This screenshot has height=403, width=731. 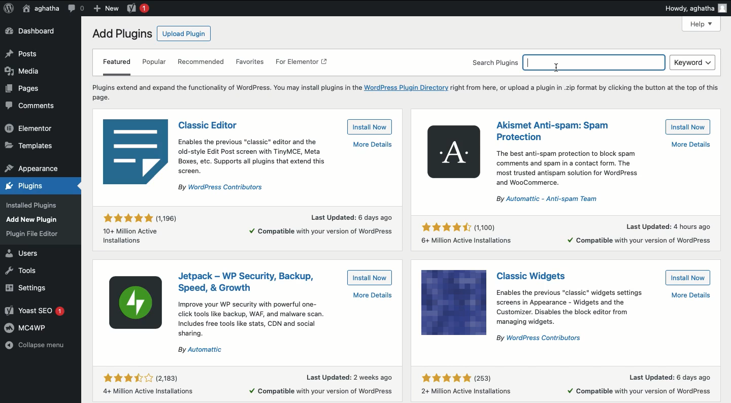 I want to click on search plugins, so click(x=492, y=61).